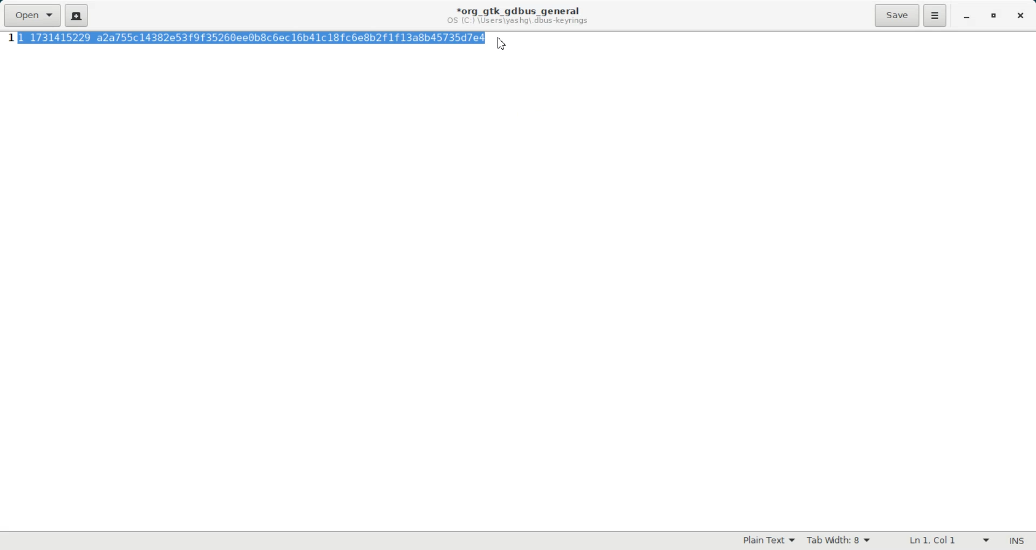 This screenshot has height=550, width=1036. Describe the element at coordinates (839, 541) in the screenshot. I see `Tab width` at that location.